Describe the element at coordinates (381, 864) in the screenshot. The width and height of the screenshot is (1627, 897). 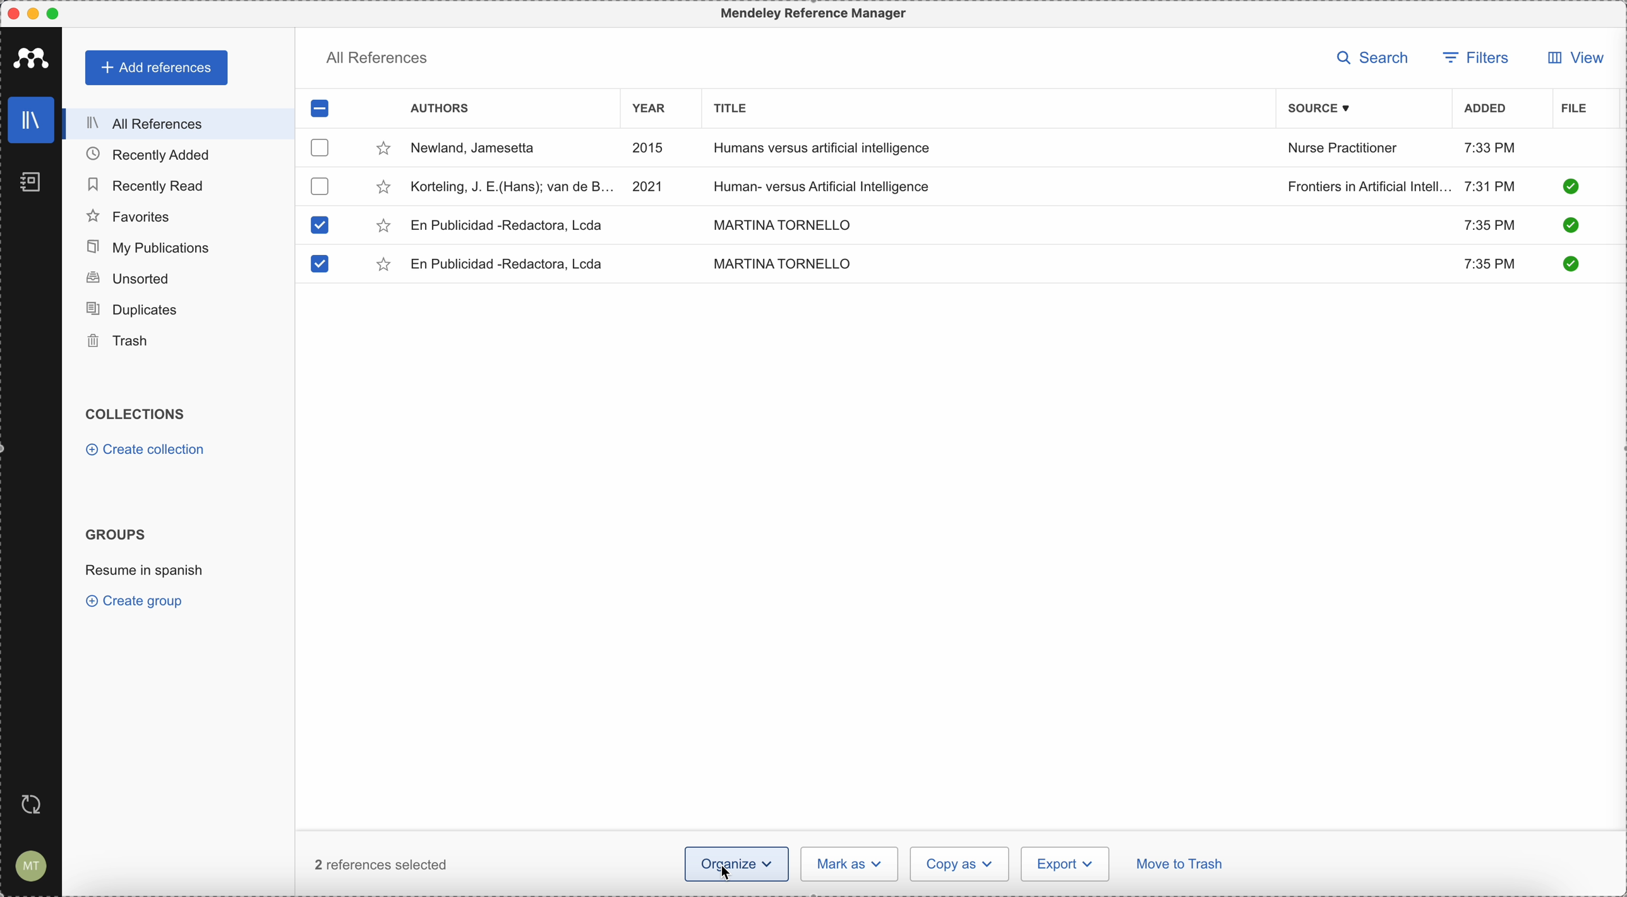
I see `2 reference selected` at that location.